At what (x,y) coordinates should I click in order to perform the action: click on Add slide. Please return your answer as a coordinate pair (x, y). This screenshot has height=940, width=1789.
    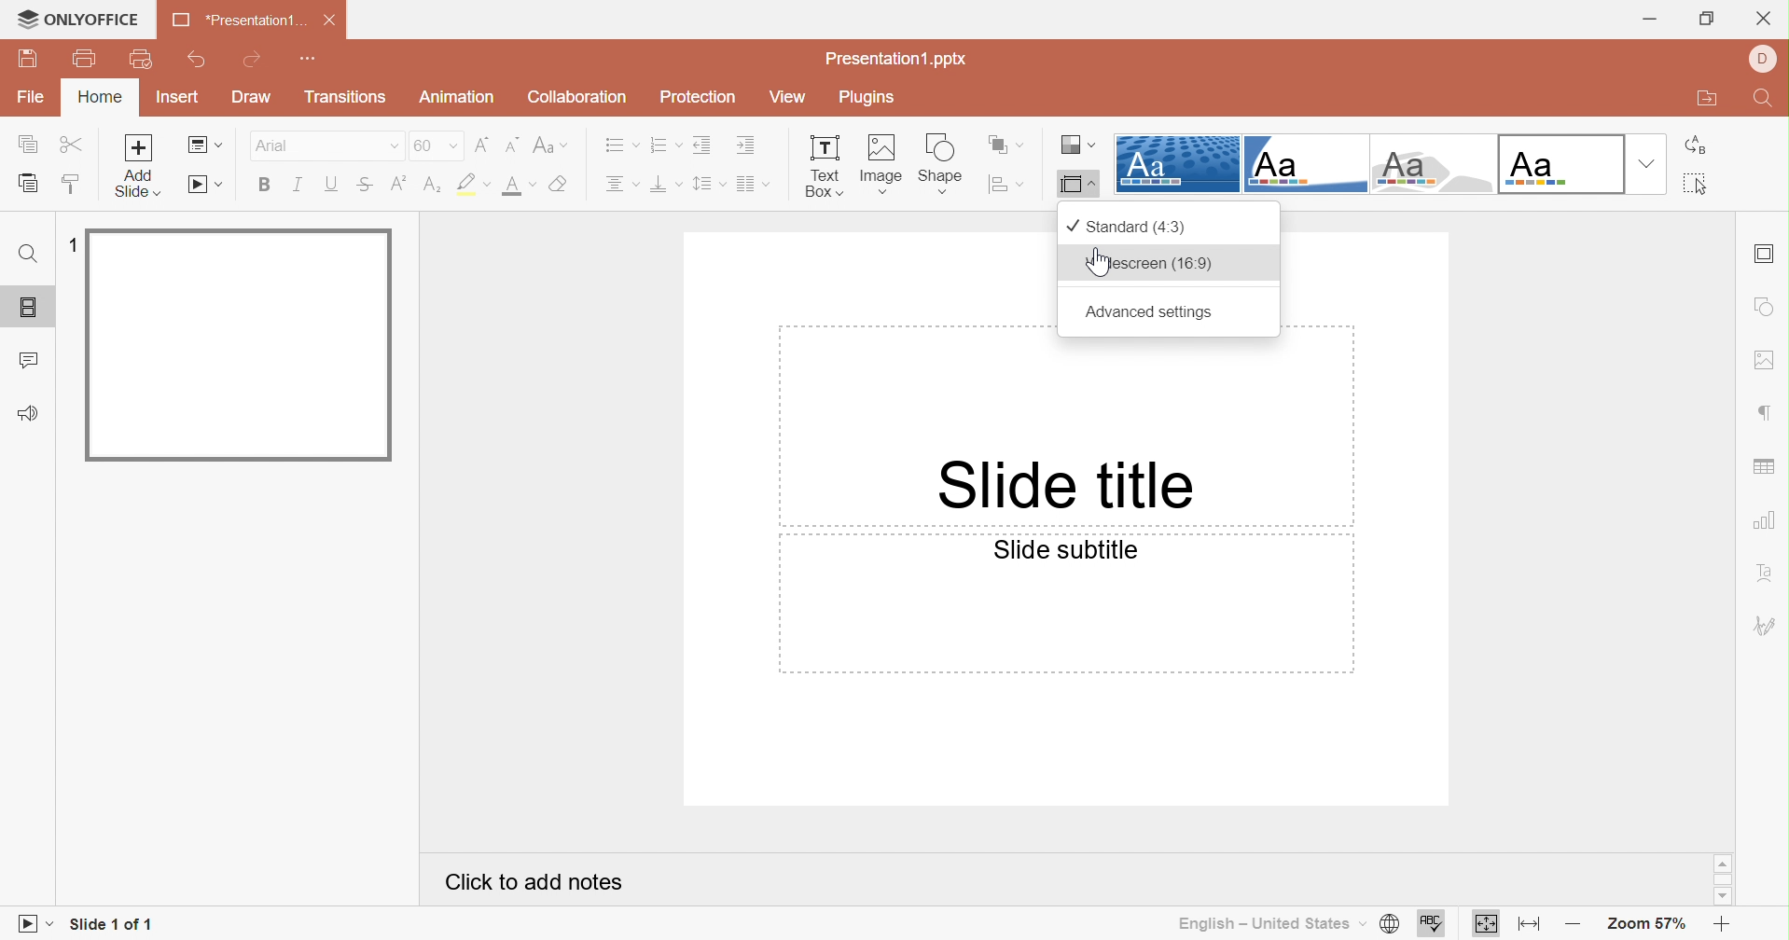
    Looking at the image, I should click on (136, 147).